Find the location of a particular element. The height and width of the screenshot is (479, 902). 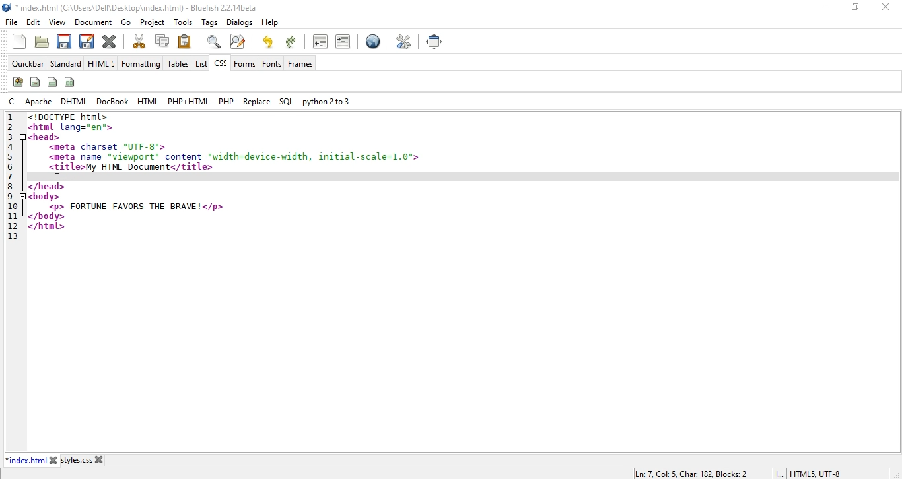

cut is located at coordinates (139, 41).